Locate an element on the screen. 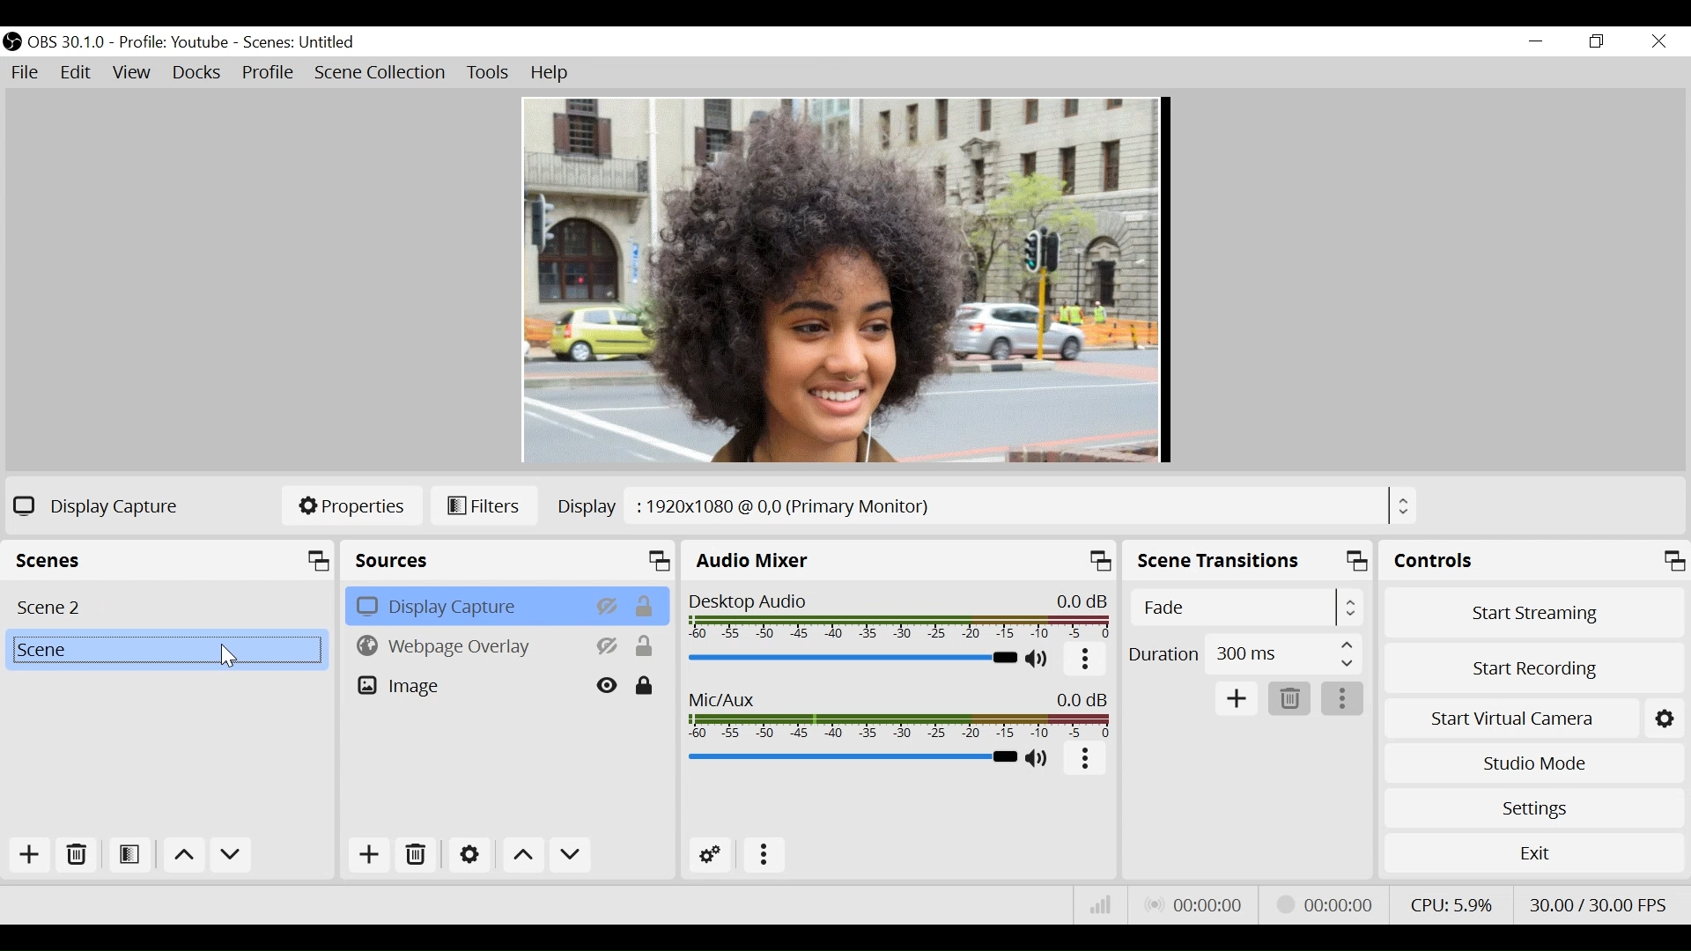 This screenshot has height=951, width=1691. (un)lock is located at coordinates (646, 605).